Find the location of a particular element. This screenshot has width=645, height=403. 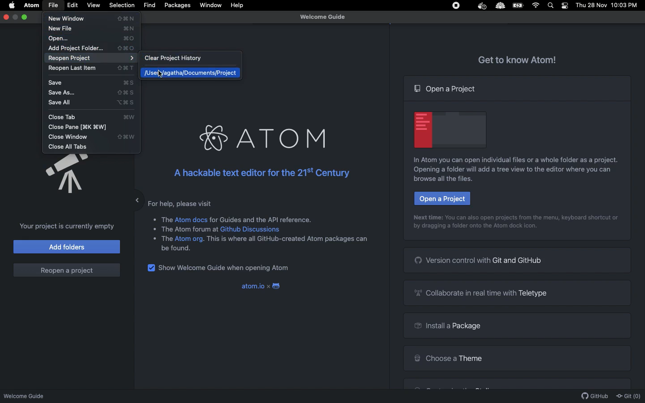

text is located at coordinates (288, 241).